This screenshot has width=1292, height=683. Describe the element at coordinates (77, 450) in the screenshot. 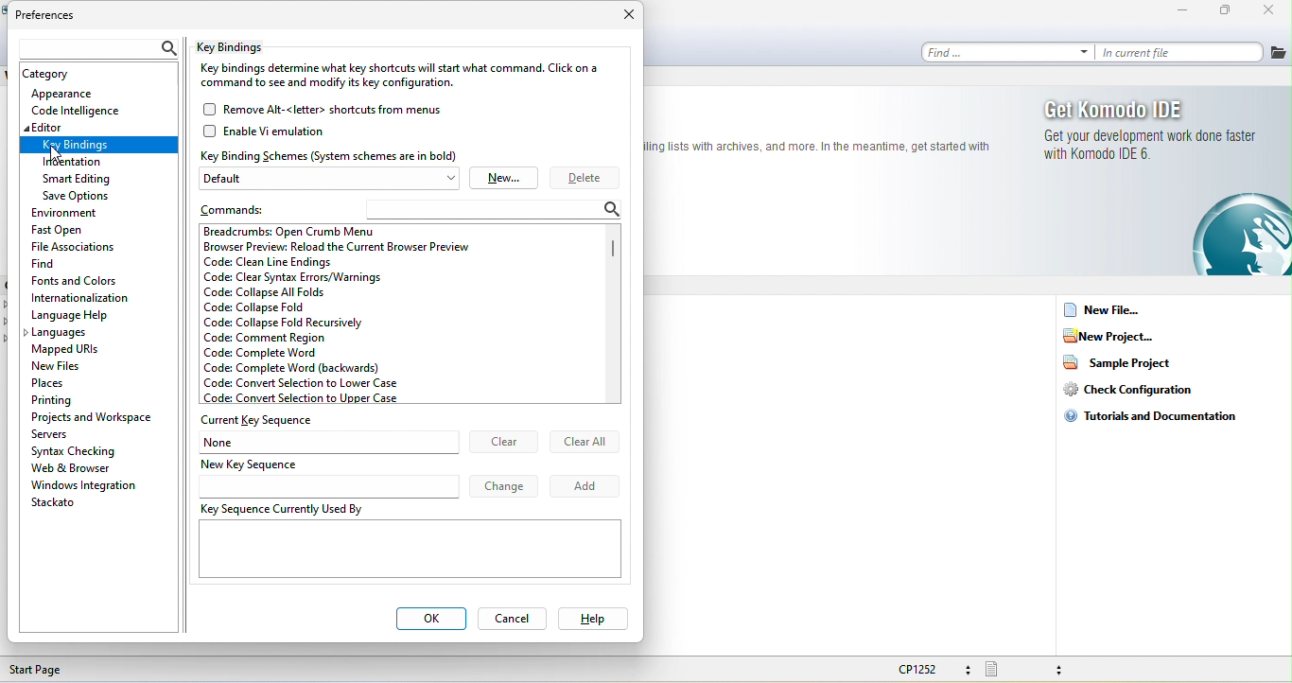

I see `syntax checking` at that location.